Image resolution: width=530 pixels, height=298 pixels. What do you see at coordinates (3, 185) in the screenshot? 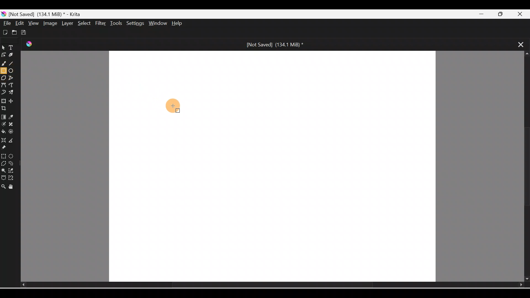
I see `Zoom tool` at bounding box center [3, 185].